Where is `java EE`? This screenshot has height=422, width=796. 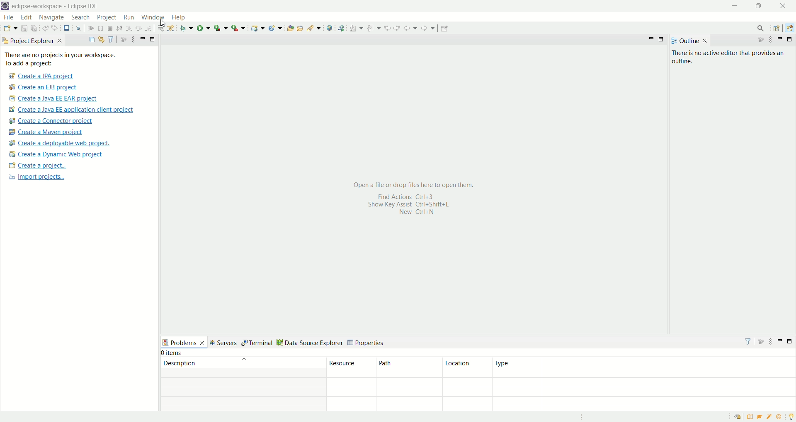
java EE is located at coordinates (789, 26).